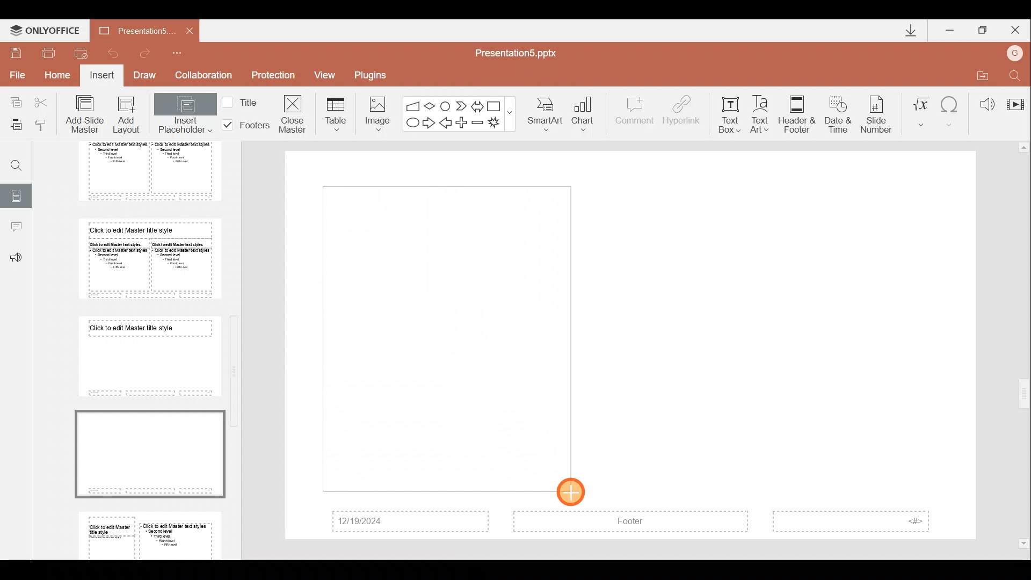  What do you see at coordinates (412, 104) in the screenshot?
I see `Flowchart - manual input` at bounding box center [412, 104].